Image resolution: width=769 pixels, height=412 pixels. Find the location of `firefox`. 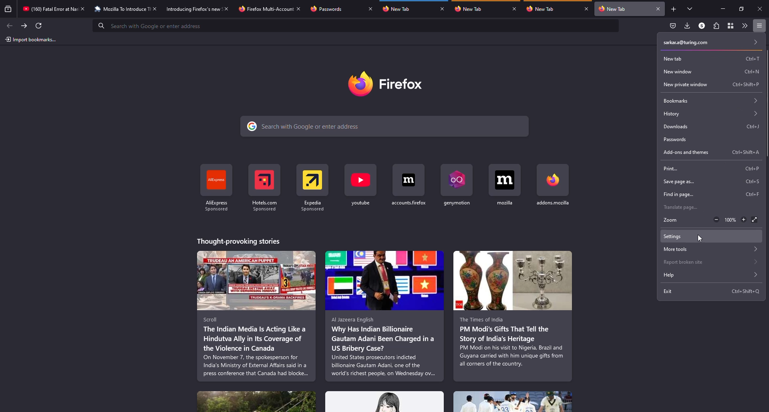

firefox is located at coordinates (386, 84).